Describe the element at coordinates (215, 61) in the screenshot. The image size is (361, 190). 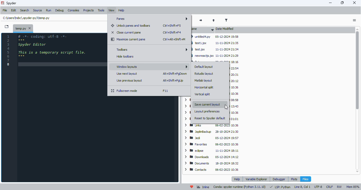
I see `Zotero` at that location.